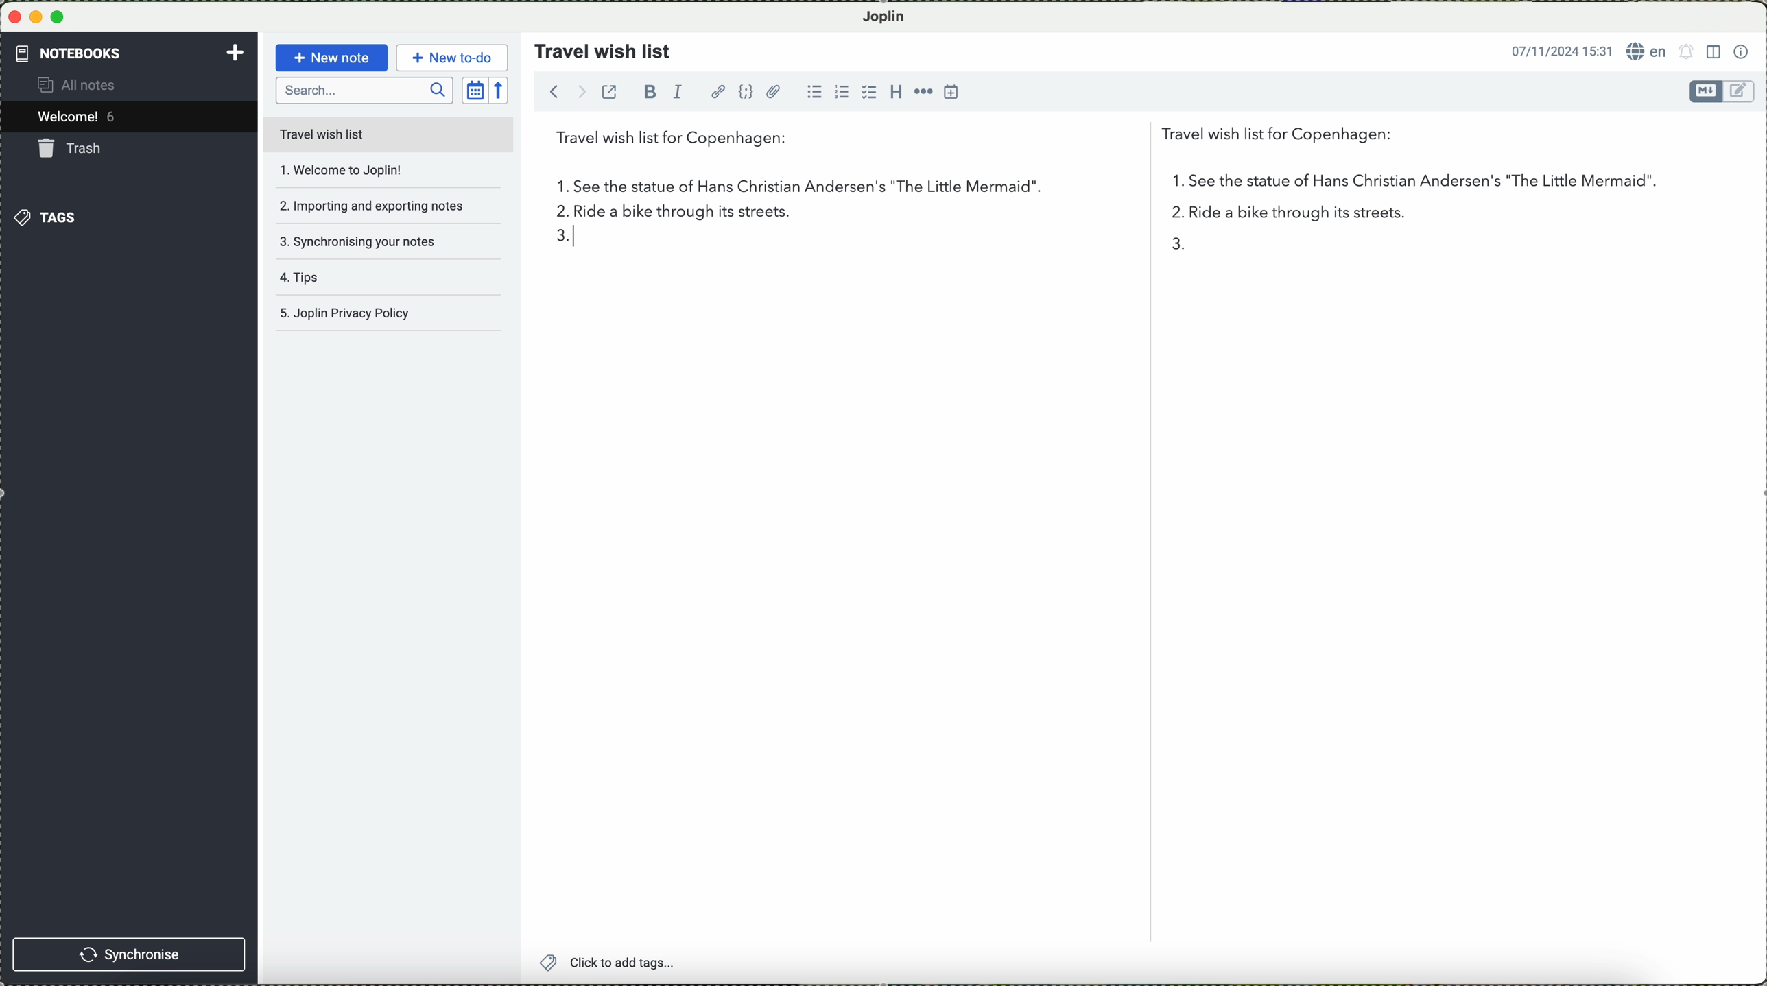  I want to click on 2., so click(556, 215).